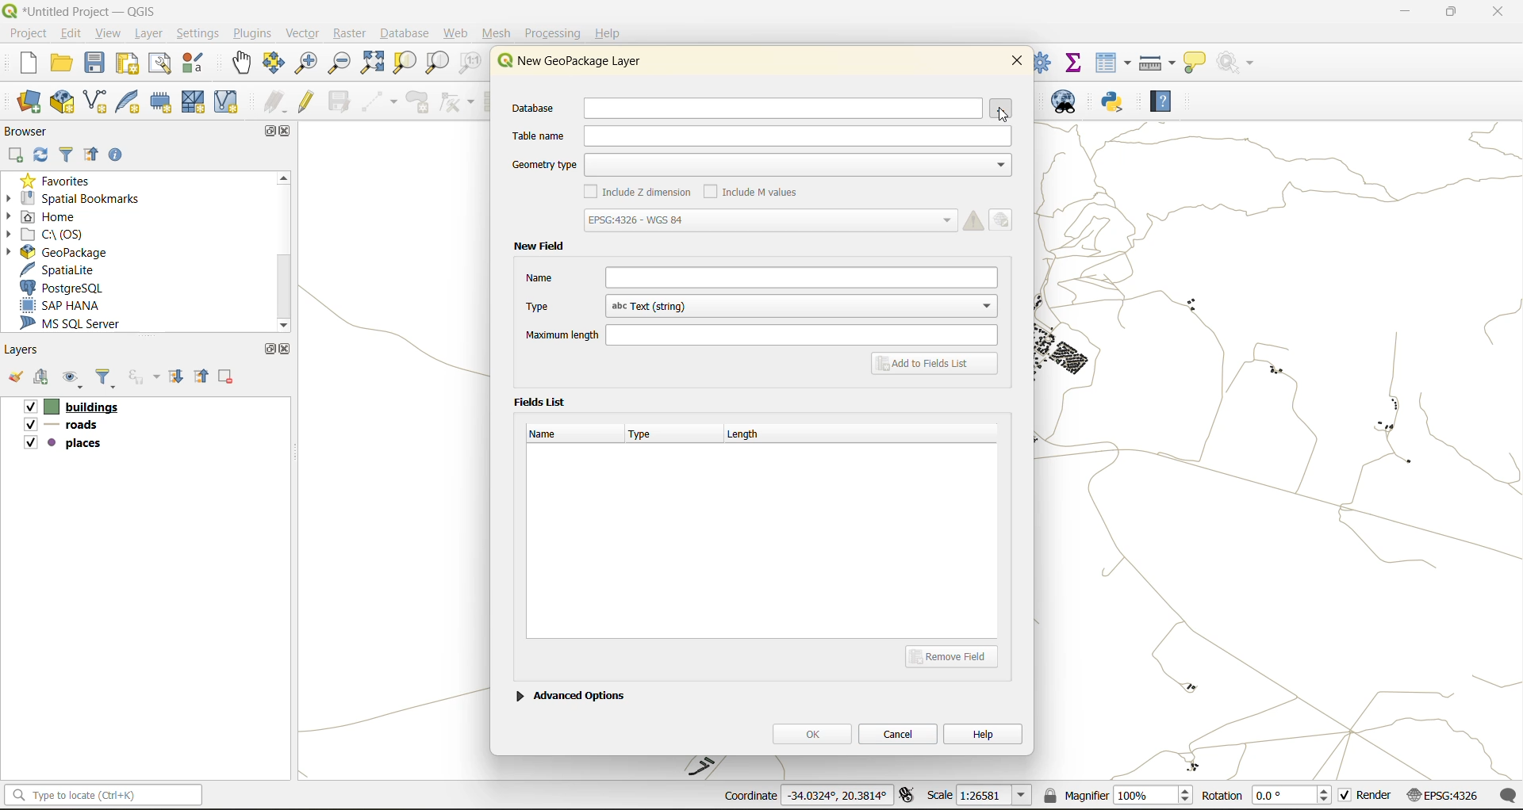  Describe the element at coordinates (760, 334) in the screenshot. I see `maximum length` at that location.